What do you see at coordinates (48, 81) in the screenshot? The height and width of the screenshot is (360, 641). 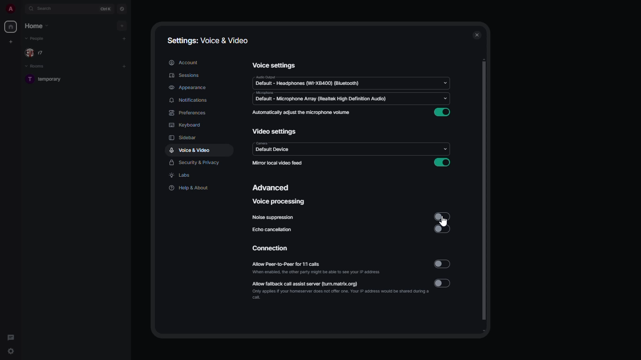 I see `room` at bounding box center [48, 81].